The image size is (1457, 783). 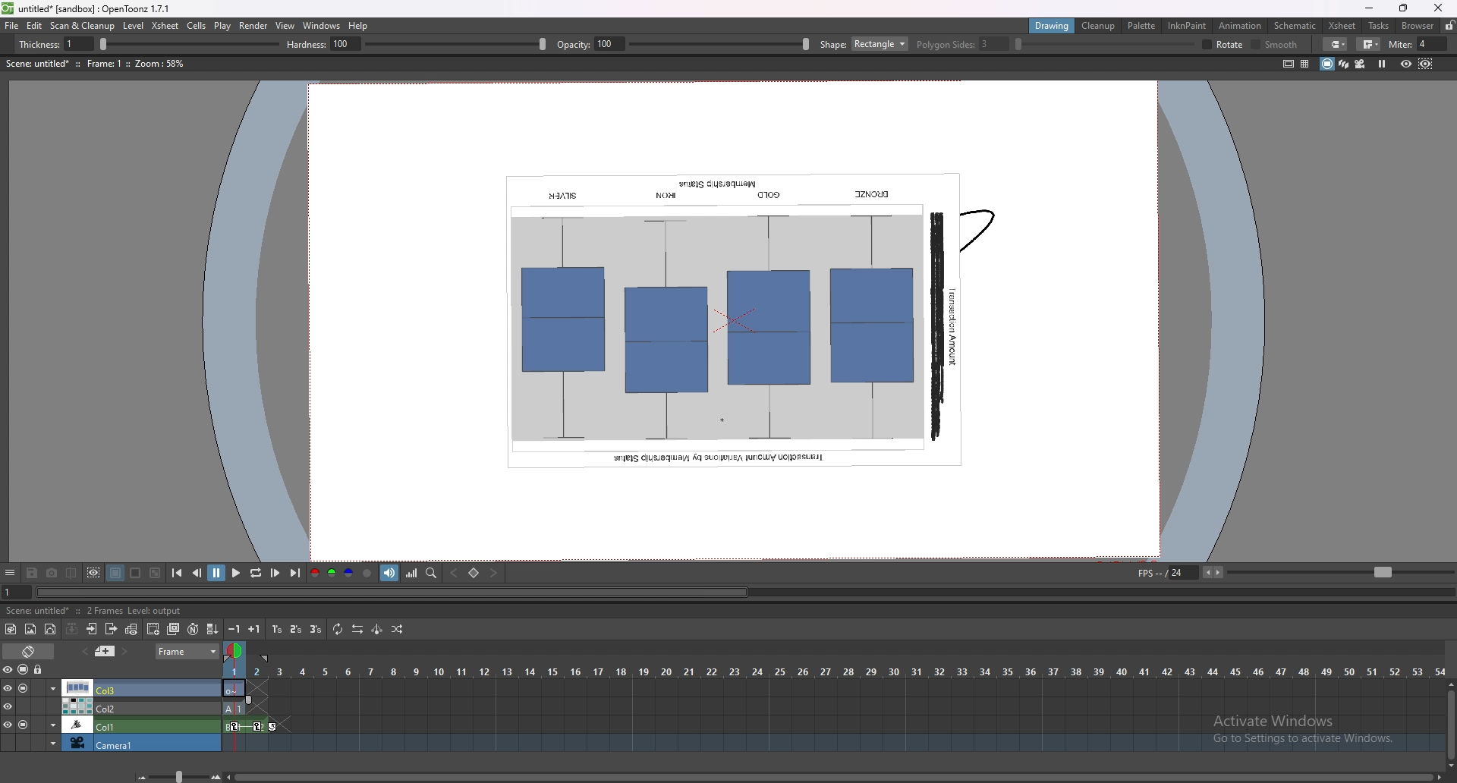 I want to click on camera view, so click(x=1361, y=64).